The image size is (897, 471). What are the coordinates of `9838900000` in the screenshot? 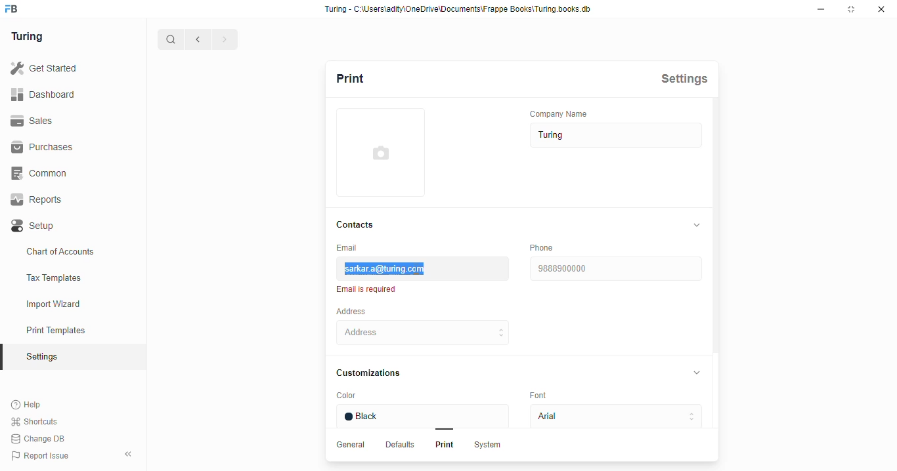 It's located at (617, 268).